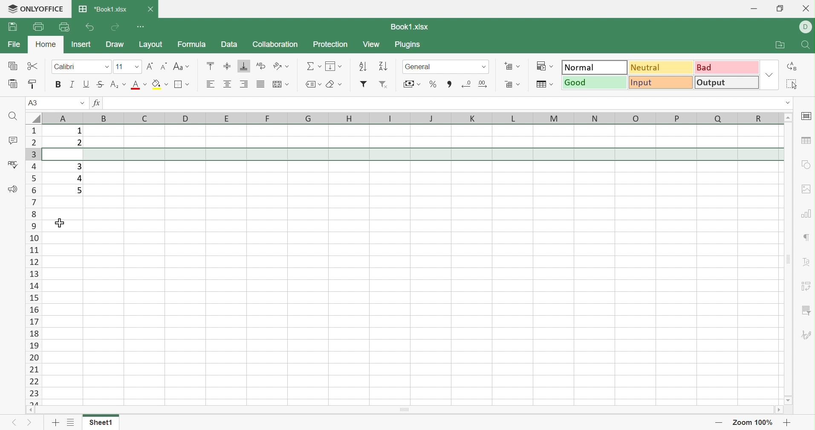 The height and width of the screenshot is (430, 815). What do you see at coordinates (104, 9) in the screenshot?
I see `*Book1.xlsx` at bounding box center [104, 9].